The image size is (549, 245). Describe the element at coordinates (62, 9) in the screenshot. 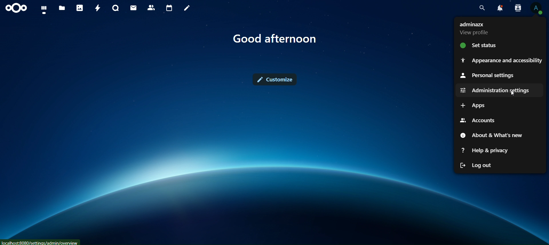

I see `files` at that location.